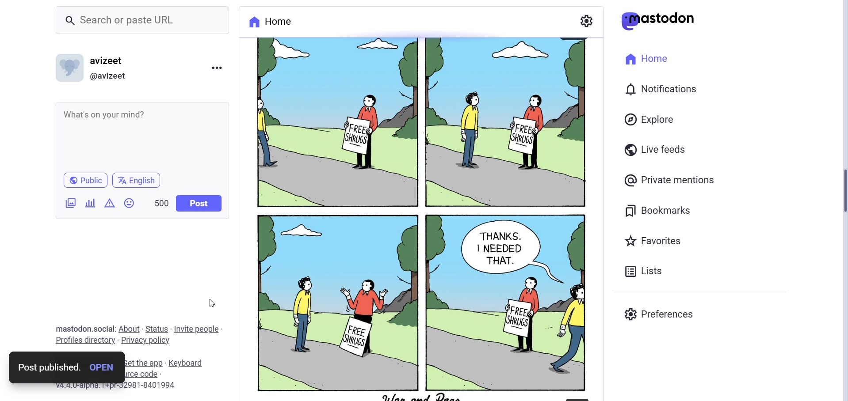 The height and width of the screenshot is (401, 848). What do you see at coordinates (662, 313) in the screenshot?
I see `Preferences` at bounding box center [662, 313].